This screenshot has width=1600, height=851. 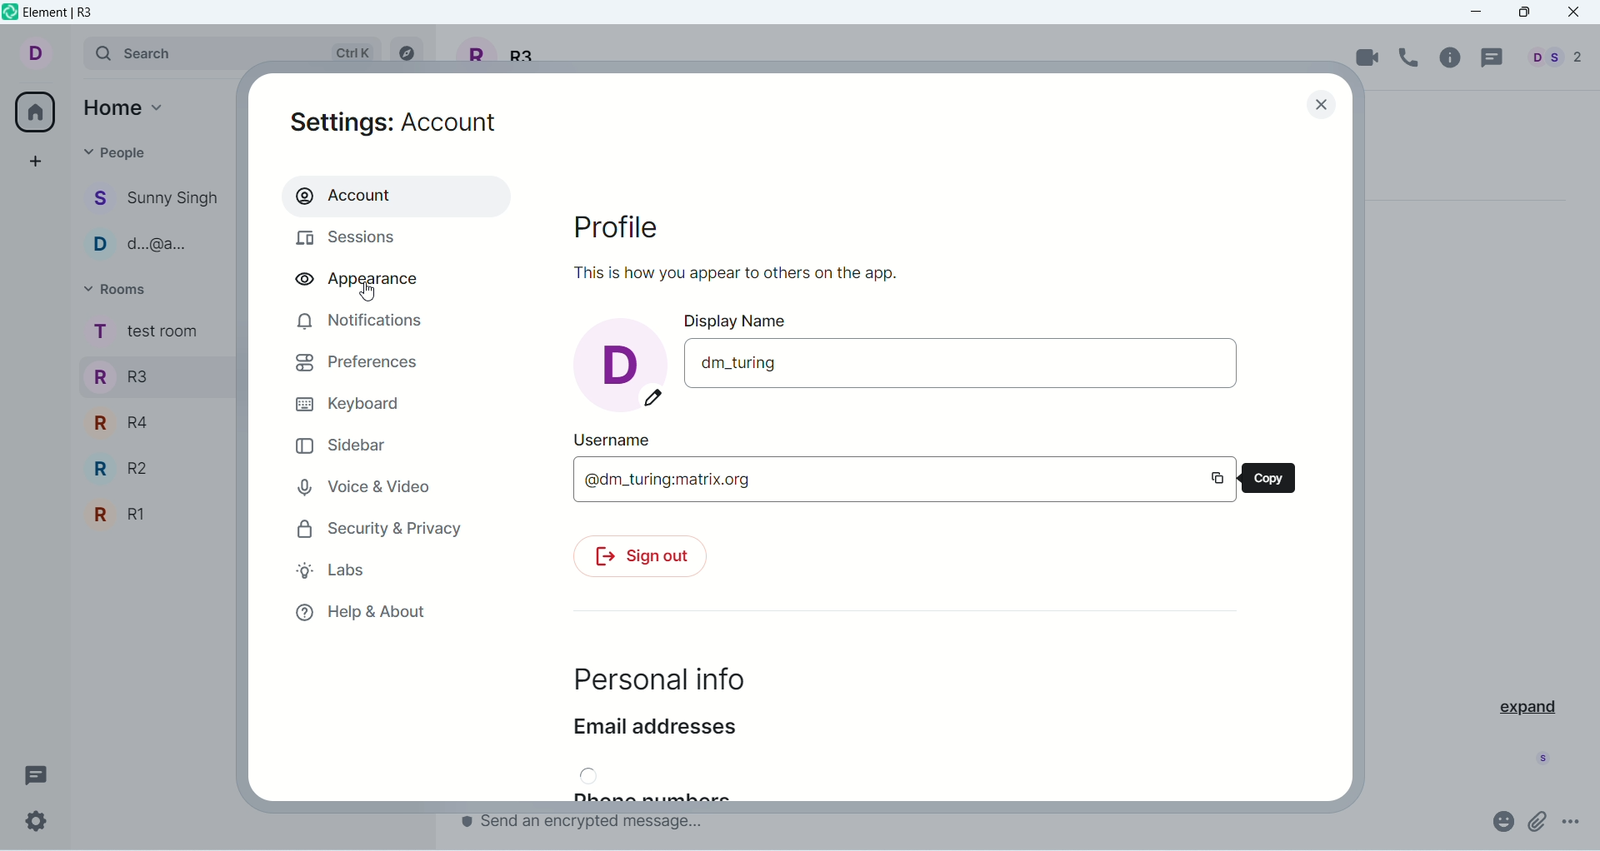 What do you see at coordinates (1502, 820) in the screenshot?
I see `emoji` at bounding box center [1502, 820].